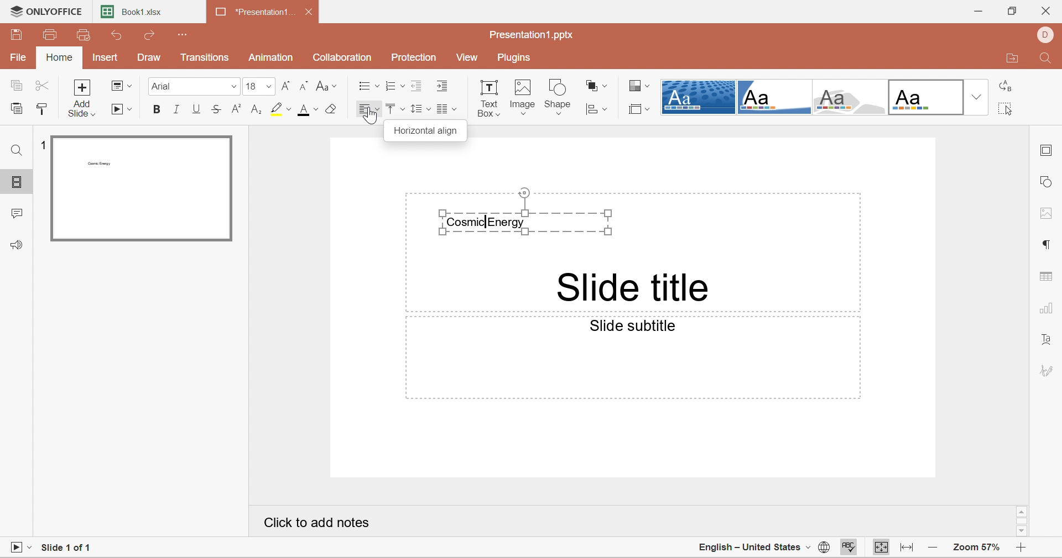 The height and width of the screenshot is (558, 1062). Describe the element at coordinates (633, 287) in the screenshot. I see `Slide title` at that location.